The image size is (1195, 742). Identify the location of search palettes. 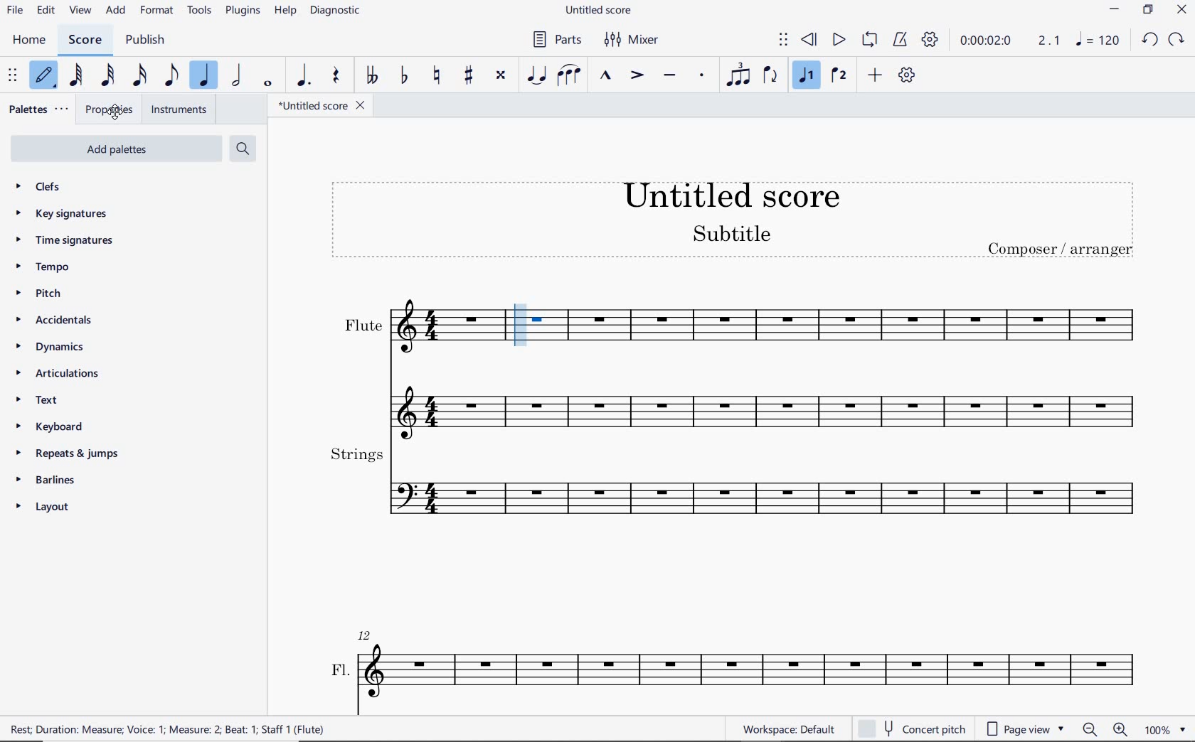
(245, 149).